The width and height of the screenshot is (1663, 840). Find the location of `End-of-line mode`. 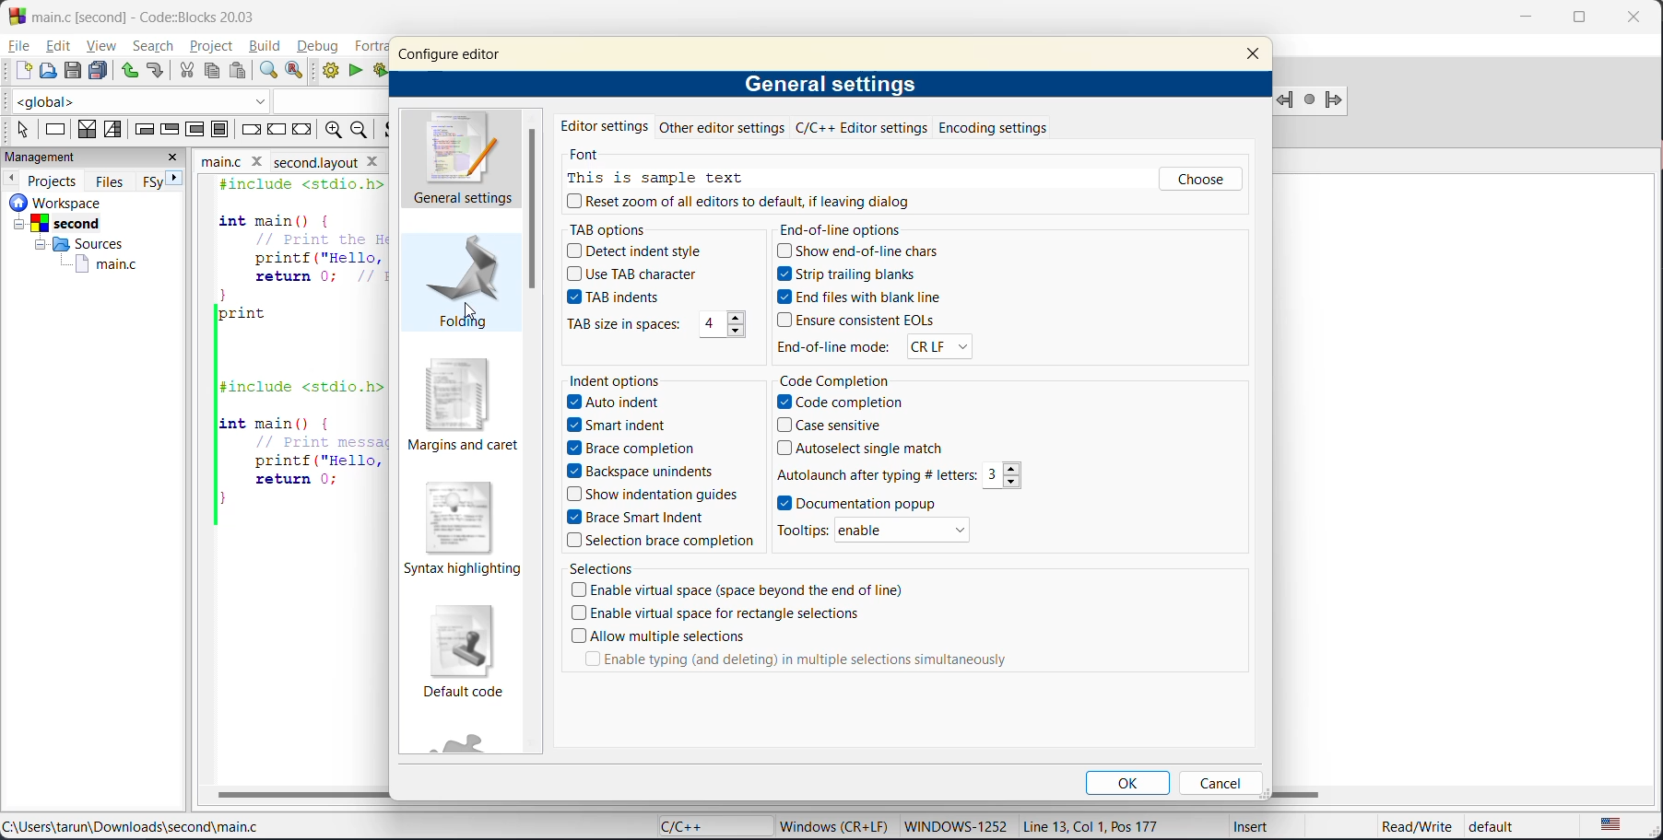

End-of-line mode is located at coordinates (834, 347).